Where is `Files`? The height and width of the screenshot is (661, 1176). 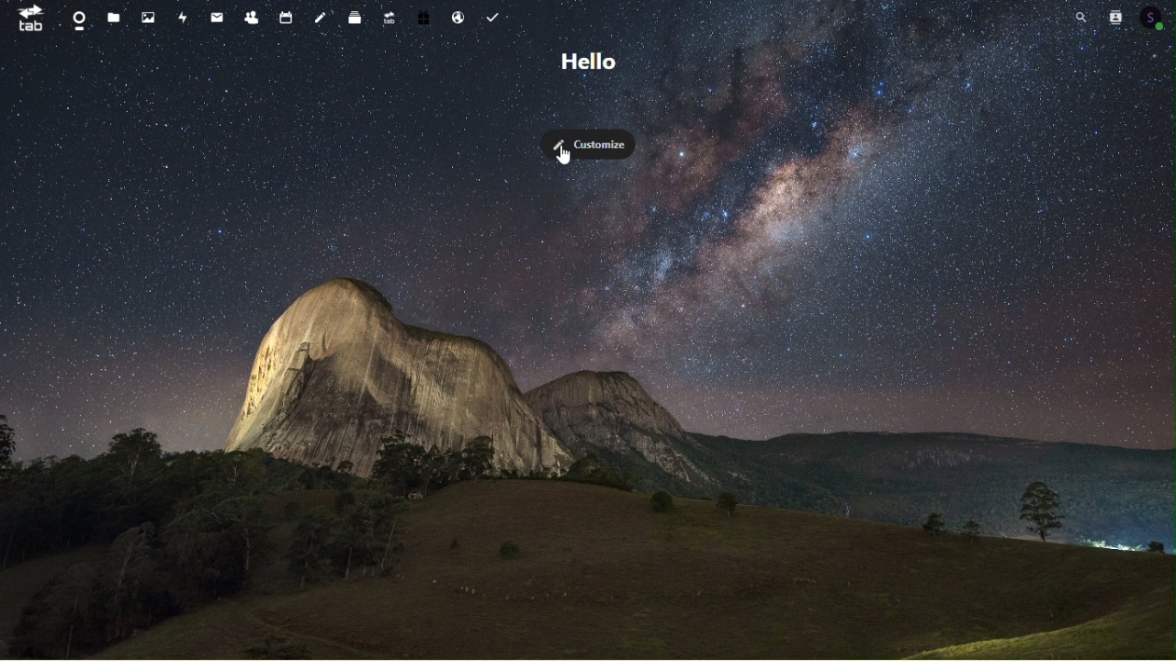
Files is located at coordinates (113, 17).